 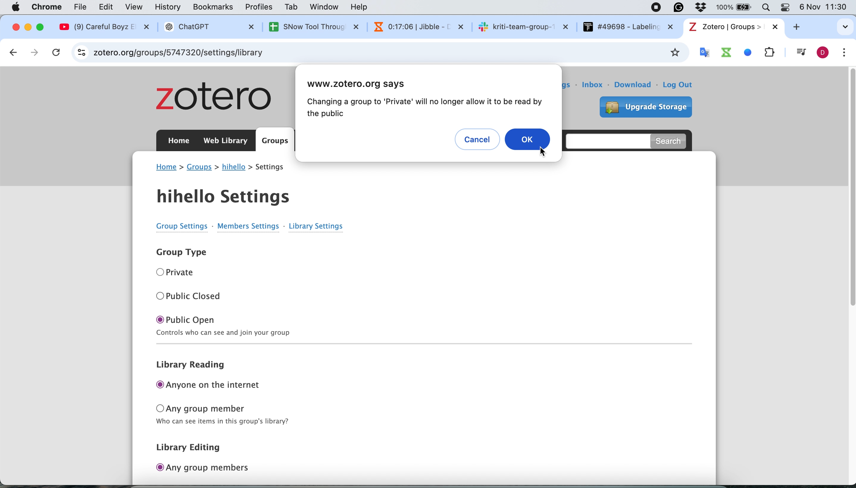 I want to click on O Public Closed, so click(x=189, y=295).